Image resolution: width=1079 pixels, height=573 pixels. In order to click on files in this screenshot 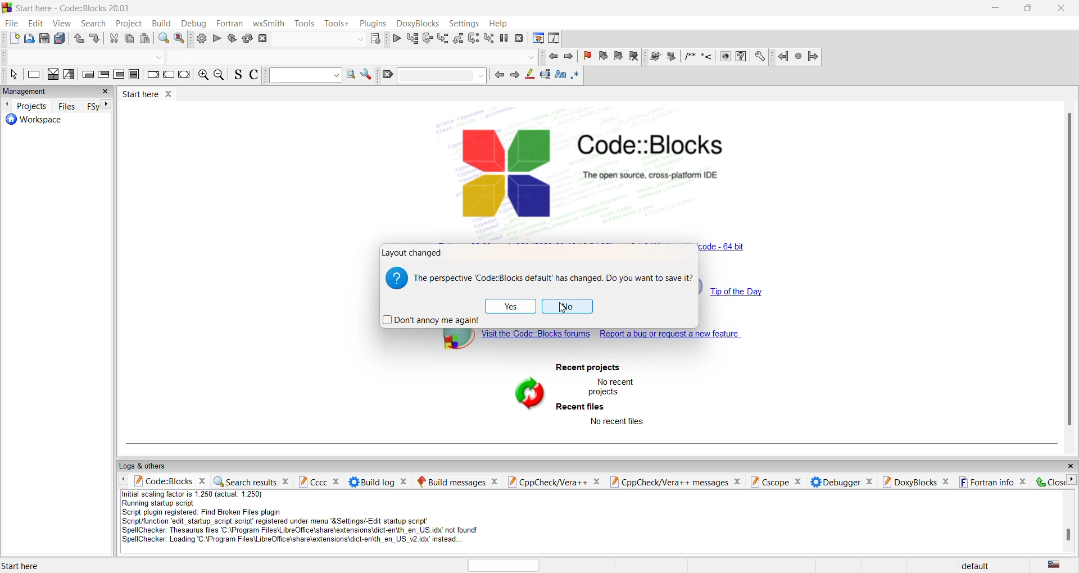, I will do `click(67, 105)`.